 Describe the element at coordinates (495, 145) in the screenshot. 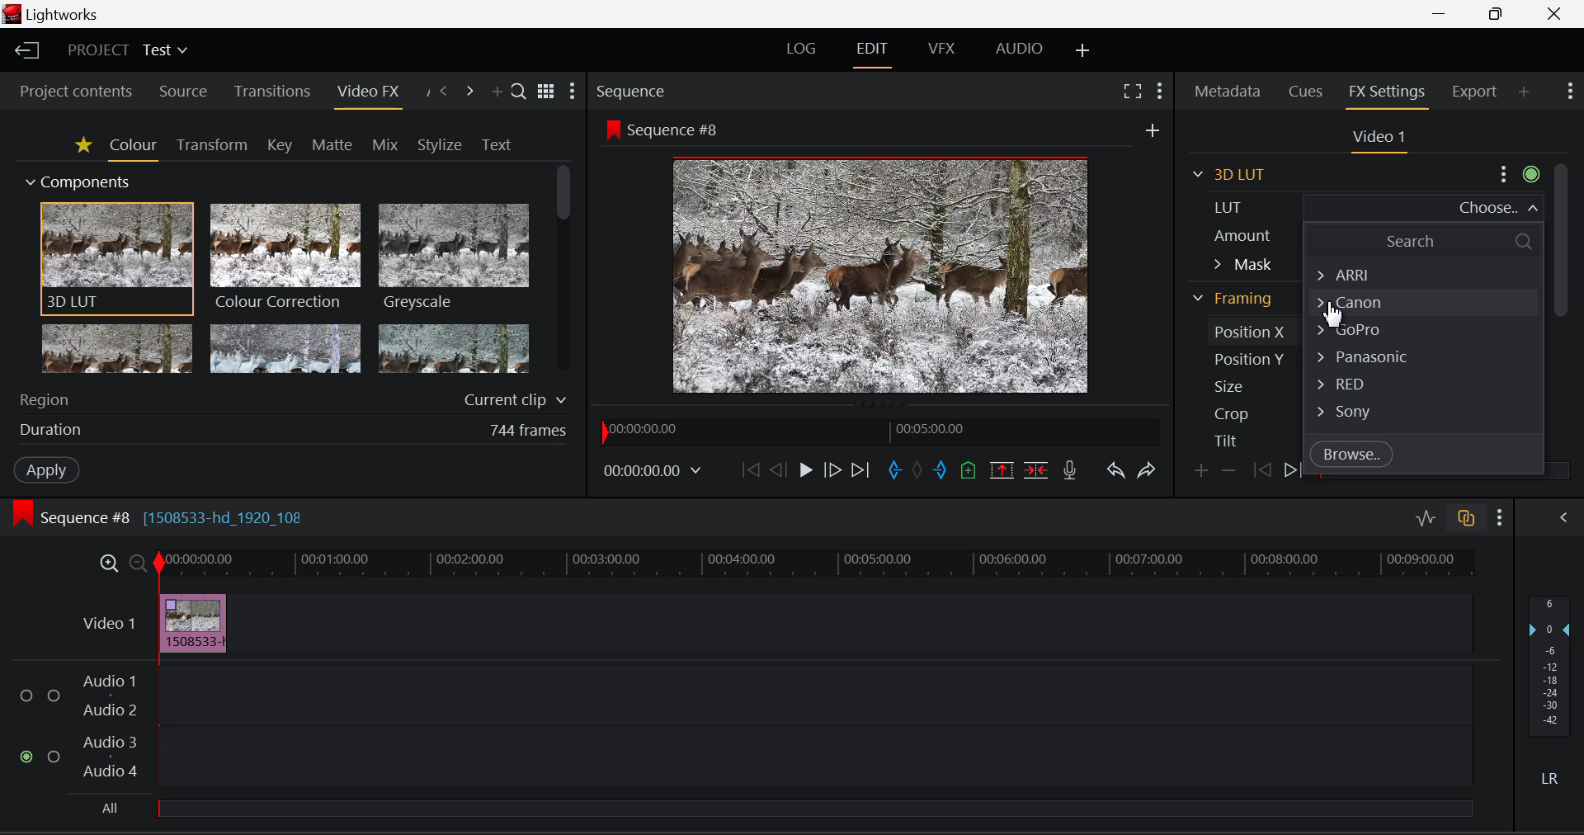

I see `Text` at that location.